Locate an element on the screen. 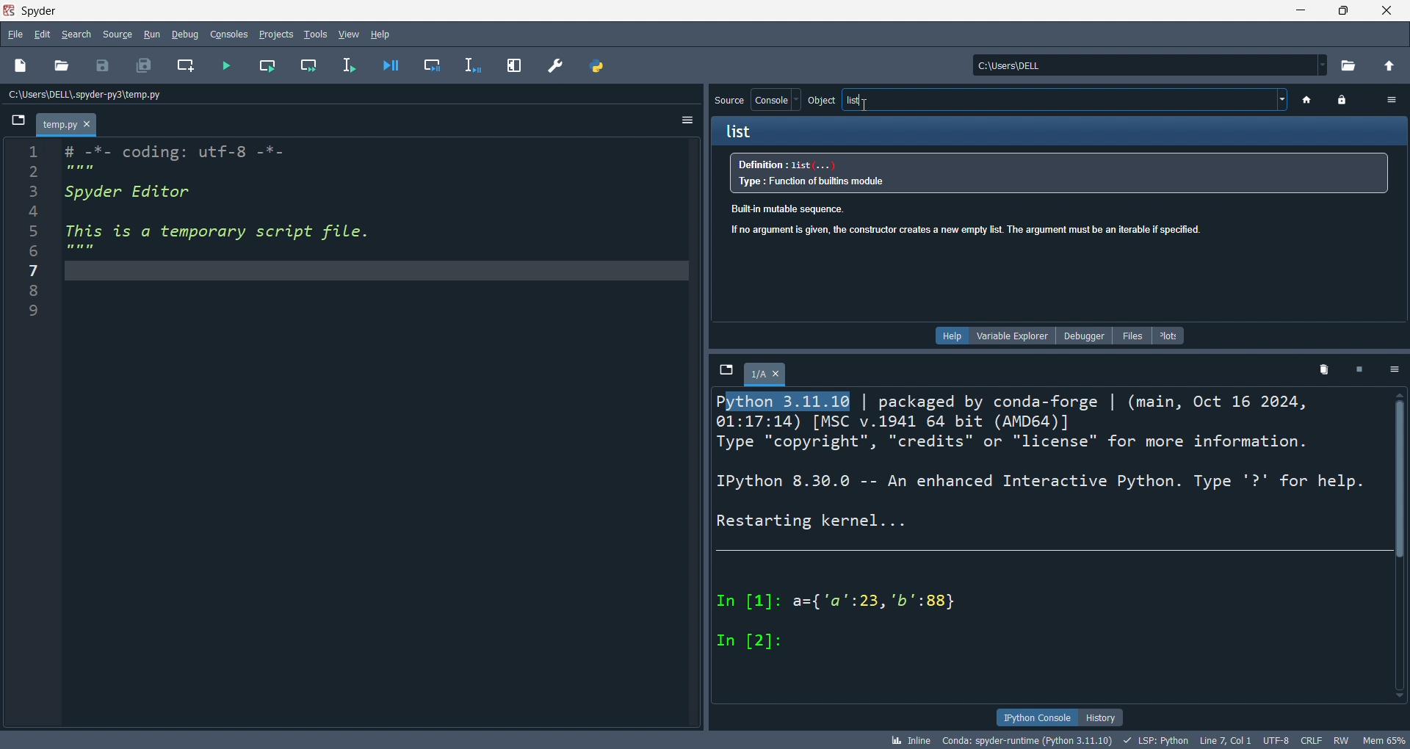 The image size is (1410, 749). preferences is located at coordinates (554, 68).